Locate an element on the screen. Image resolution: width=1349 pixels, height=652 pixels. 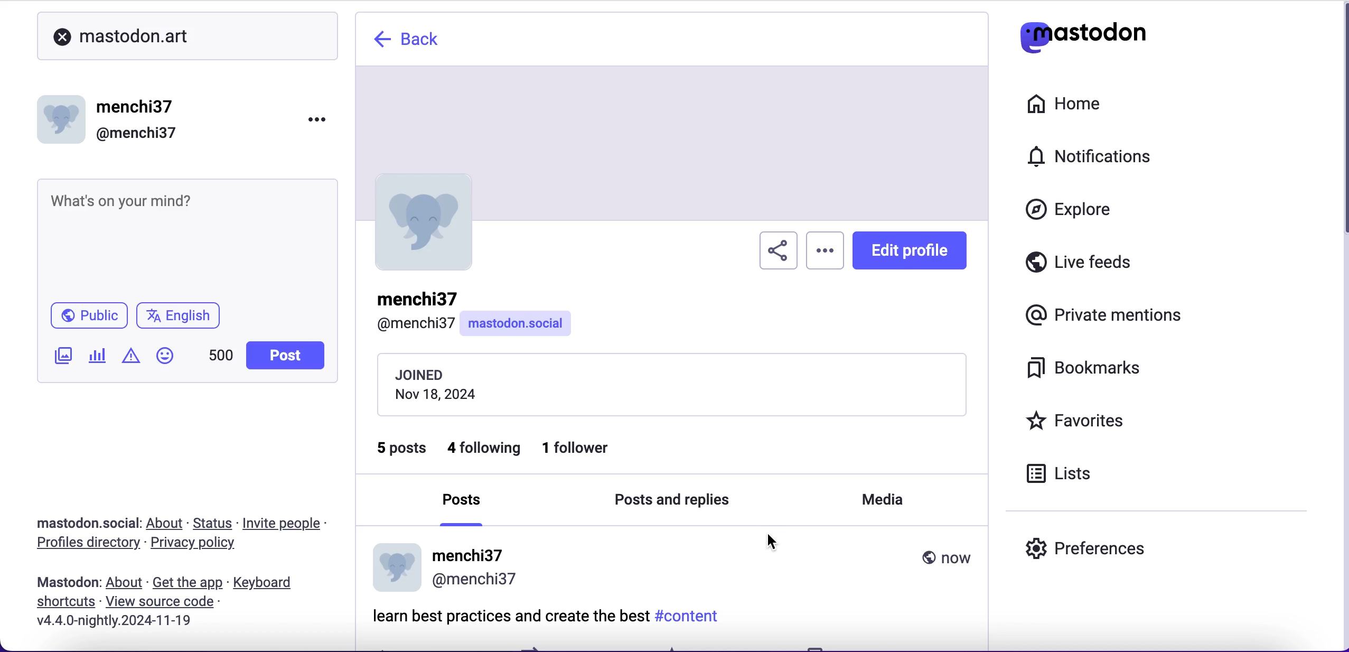
mastodon.art is located at coordinates (120, 32).